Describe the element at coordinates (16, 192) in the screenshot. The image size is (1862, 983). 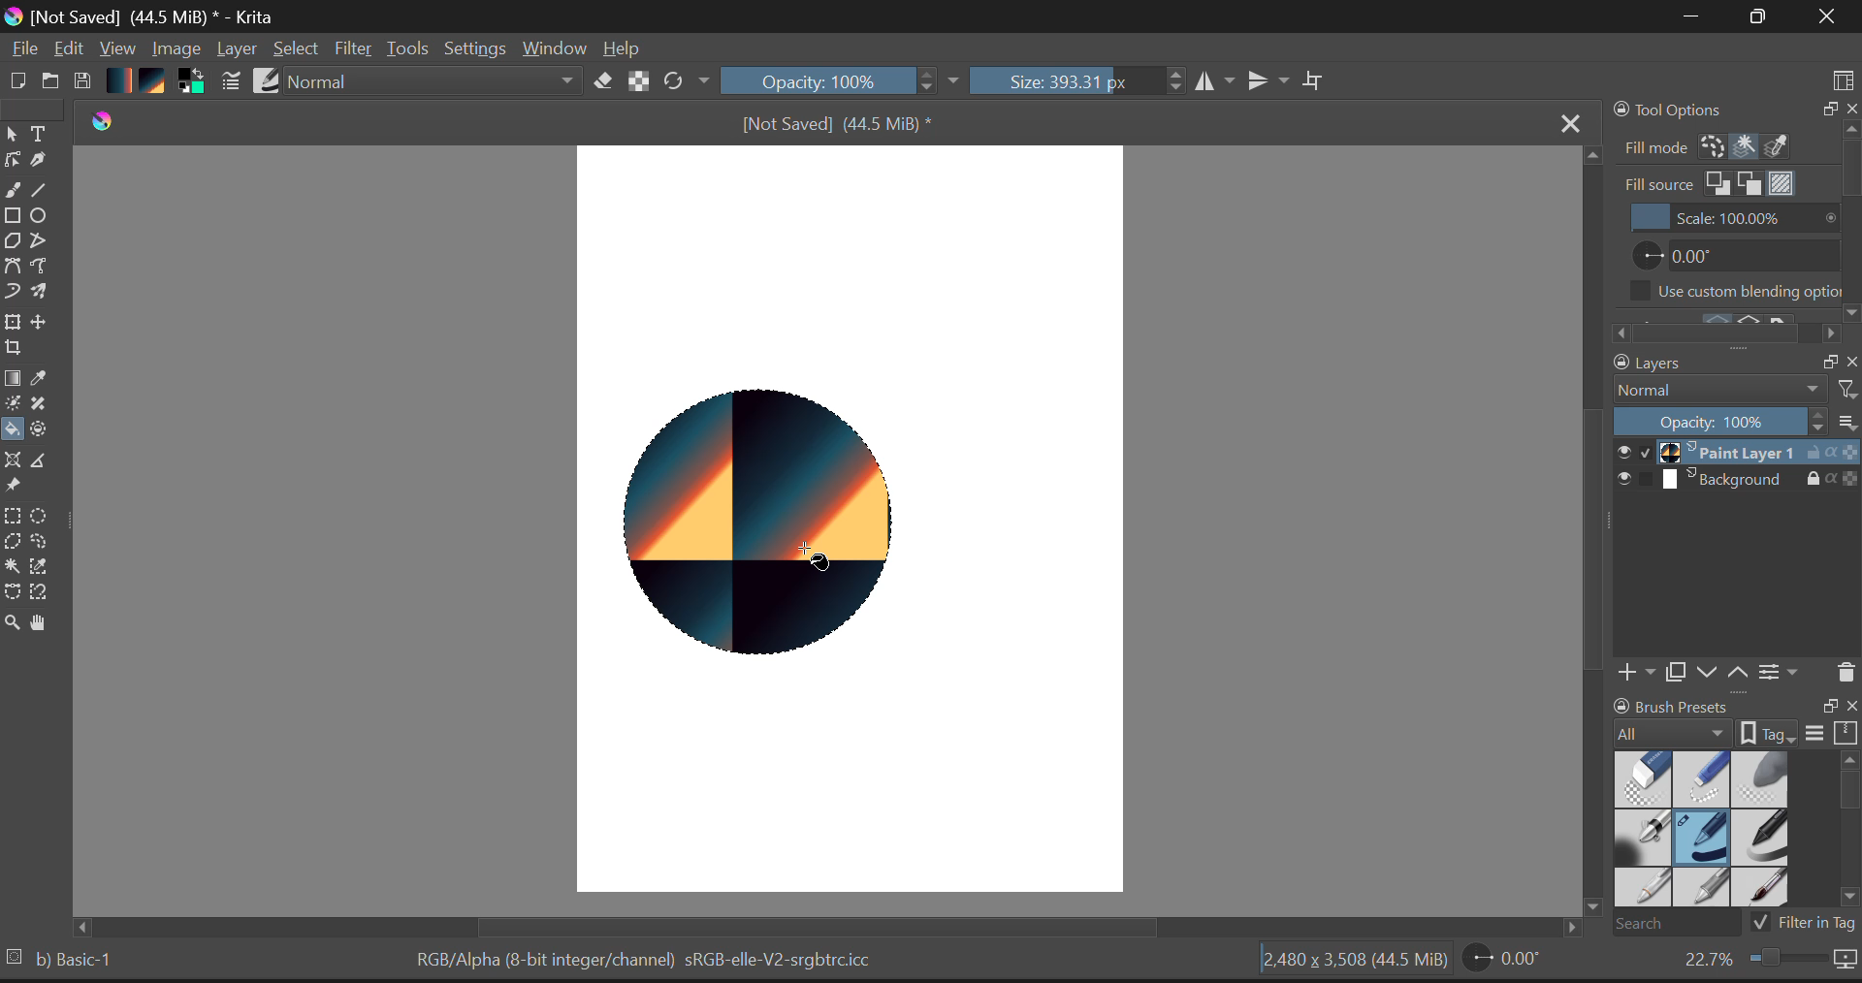
I see `freehand curve` at that location.